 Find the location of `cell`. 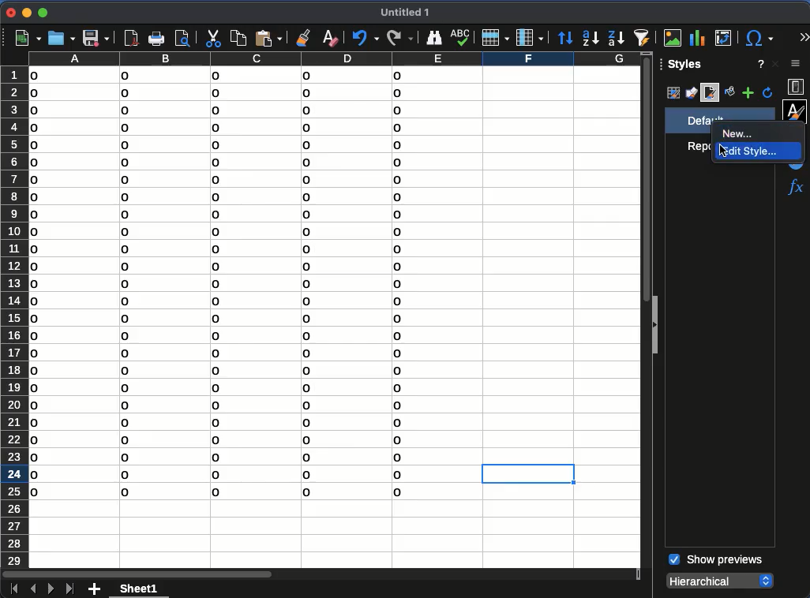

cell is located at coordinates (526, 475).